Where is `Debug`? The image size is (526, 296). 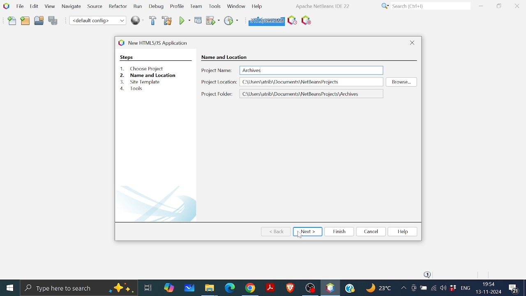 Debug is located at coordinates (198, 20).